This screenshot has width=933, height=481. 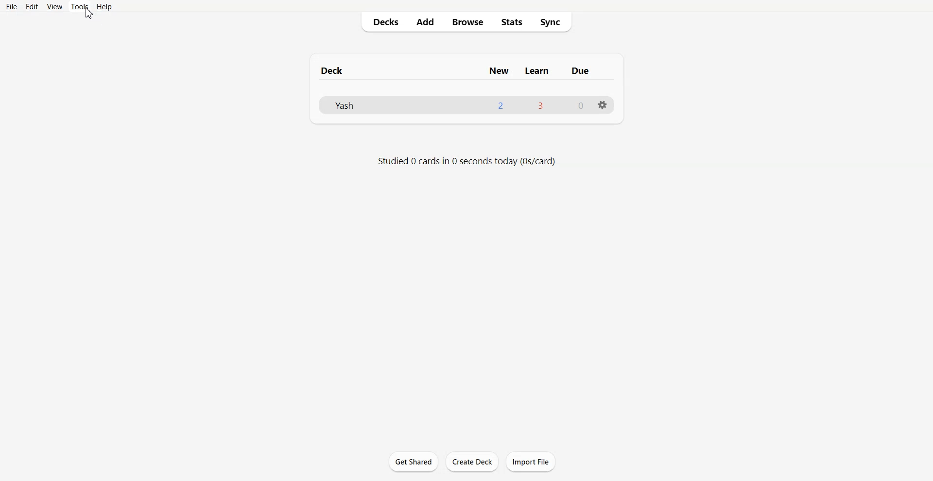 What do you see at coordinates (500, 71) in the screenshot?
I see `New` at bounding box center [500, 71].